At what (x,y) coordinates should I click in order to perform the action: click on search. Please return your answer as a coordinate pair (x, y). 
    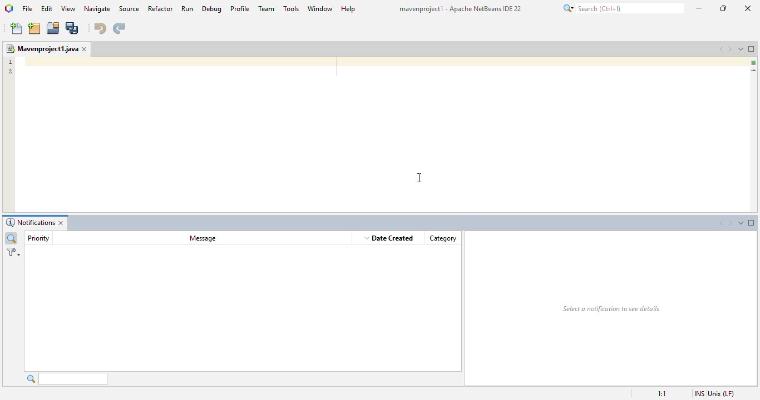
    Looking at the image, I should click on (67, 378).